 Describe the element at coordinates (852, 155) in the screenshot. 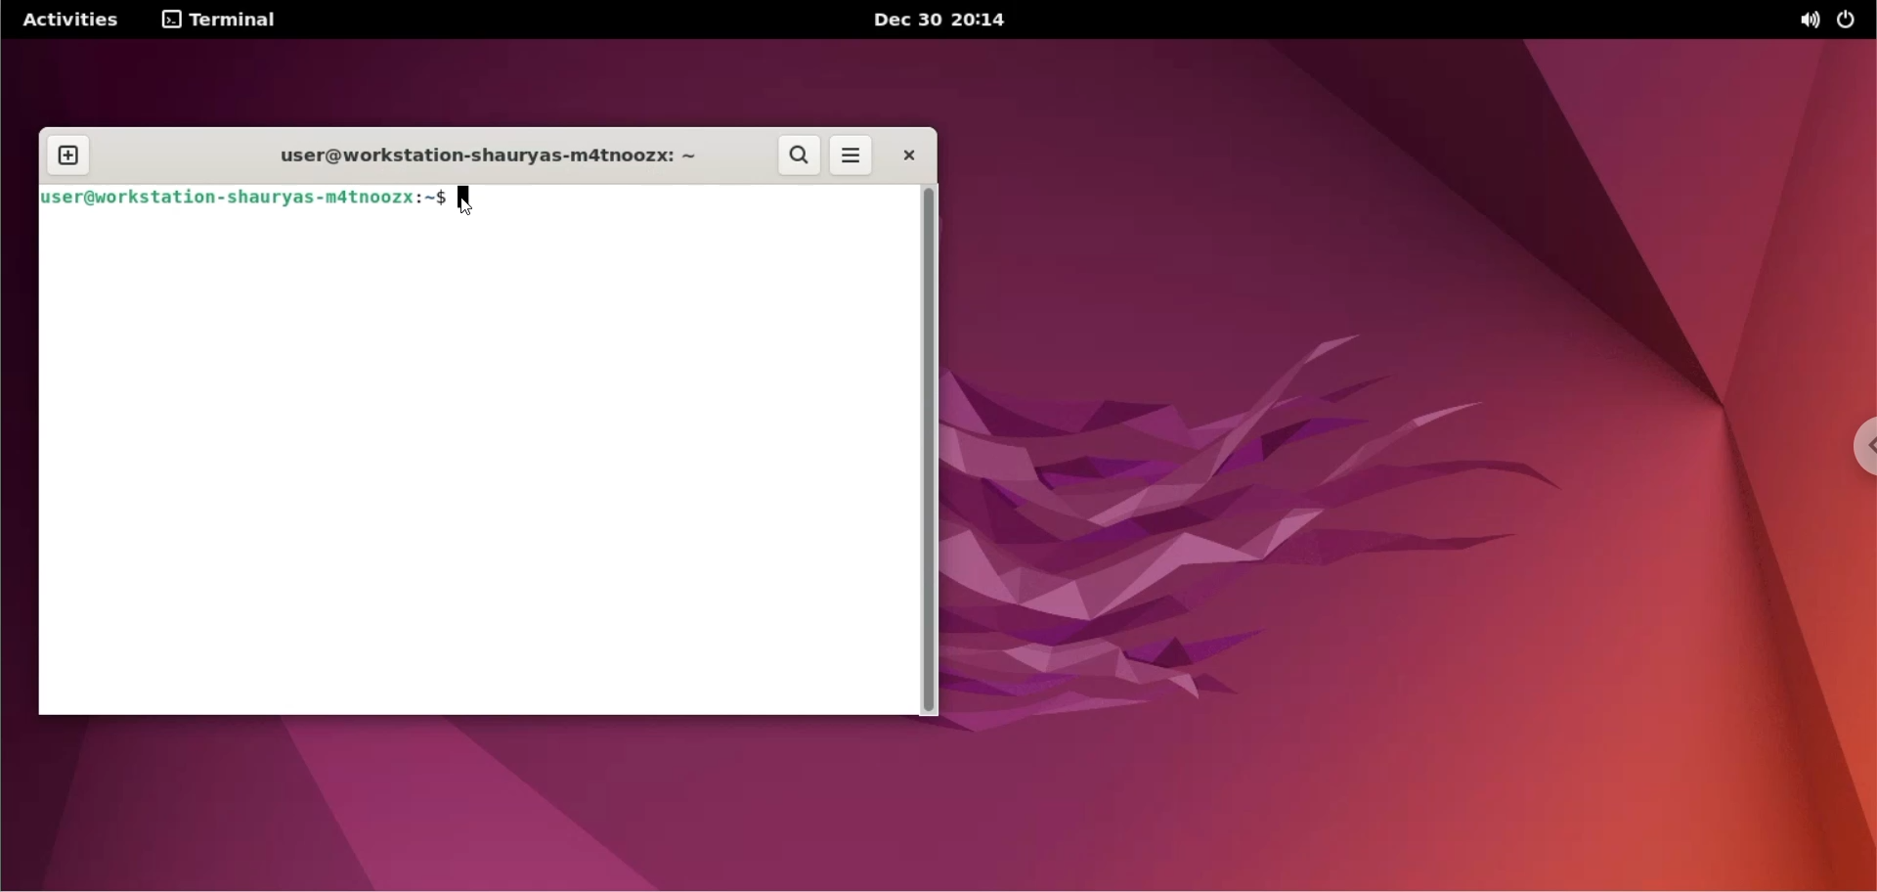

I see `more options` at that location.